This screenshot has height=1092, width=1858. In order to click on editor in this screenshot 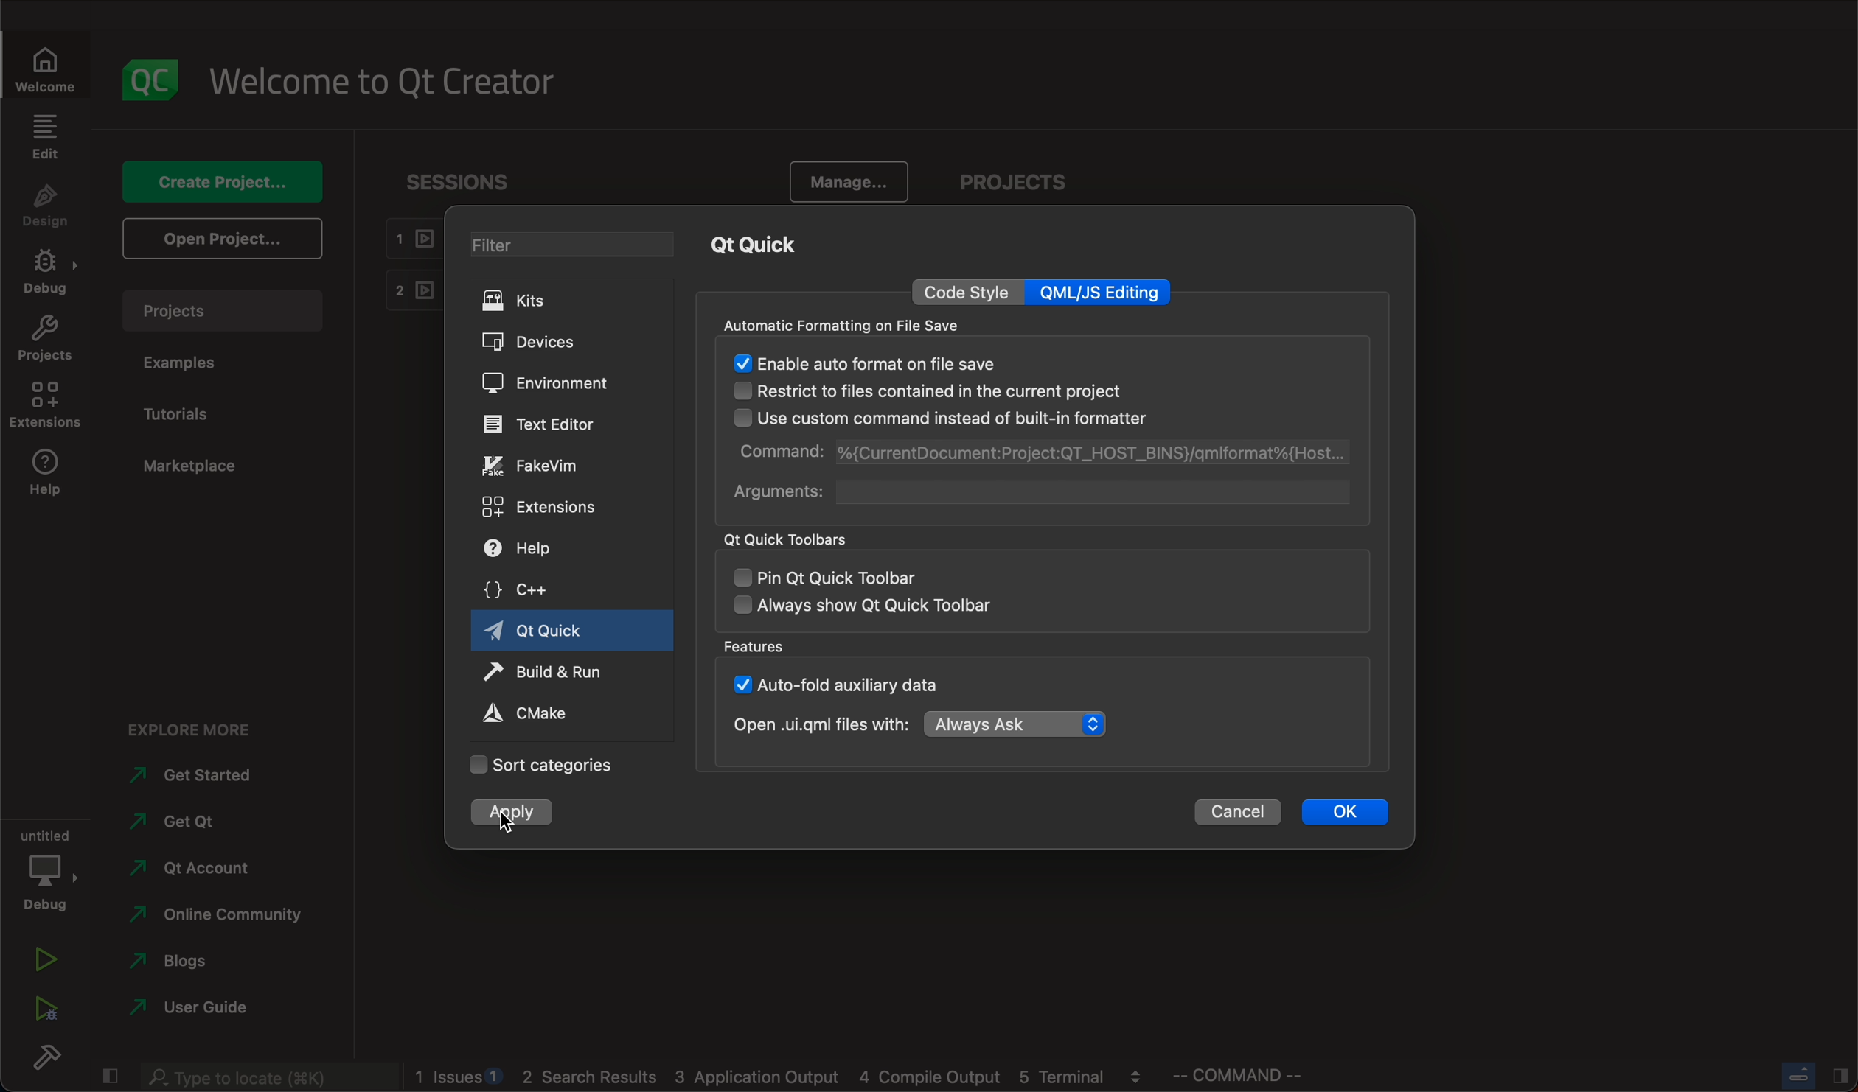, I will do `click(546, 424)`.